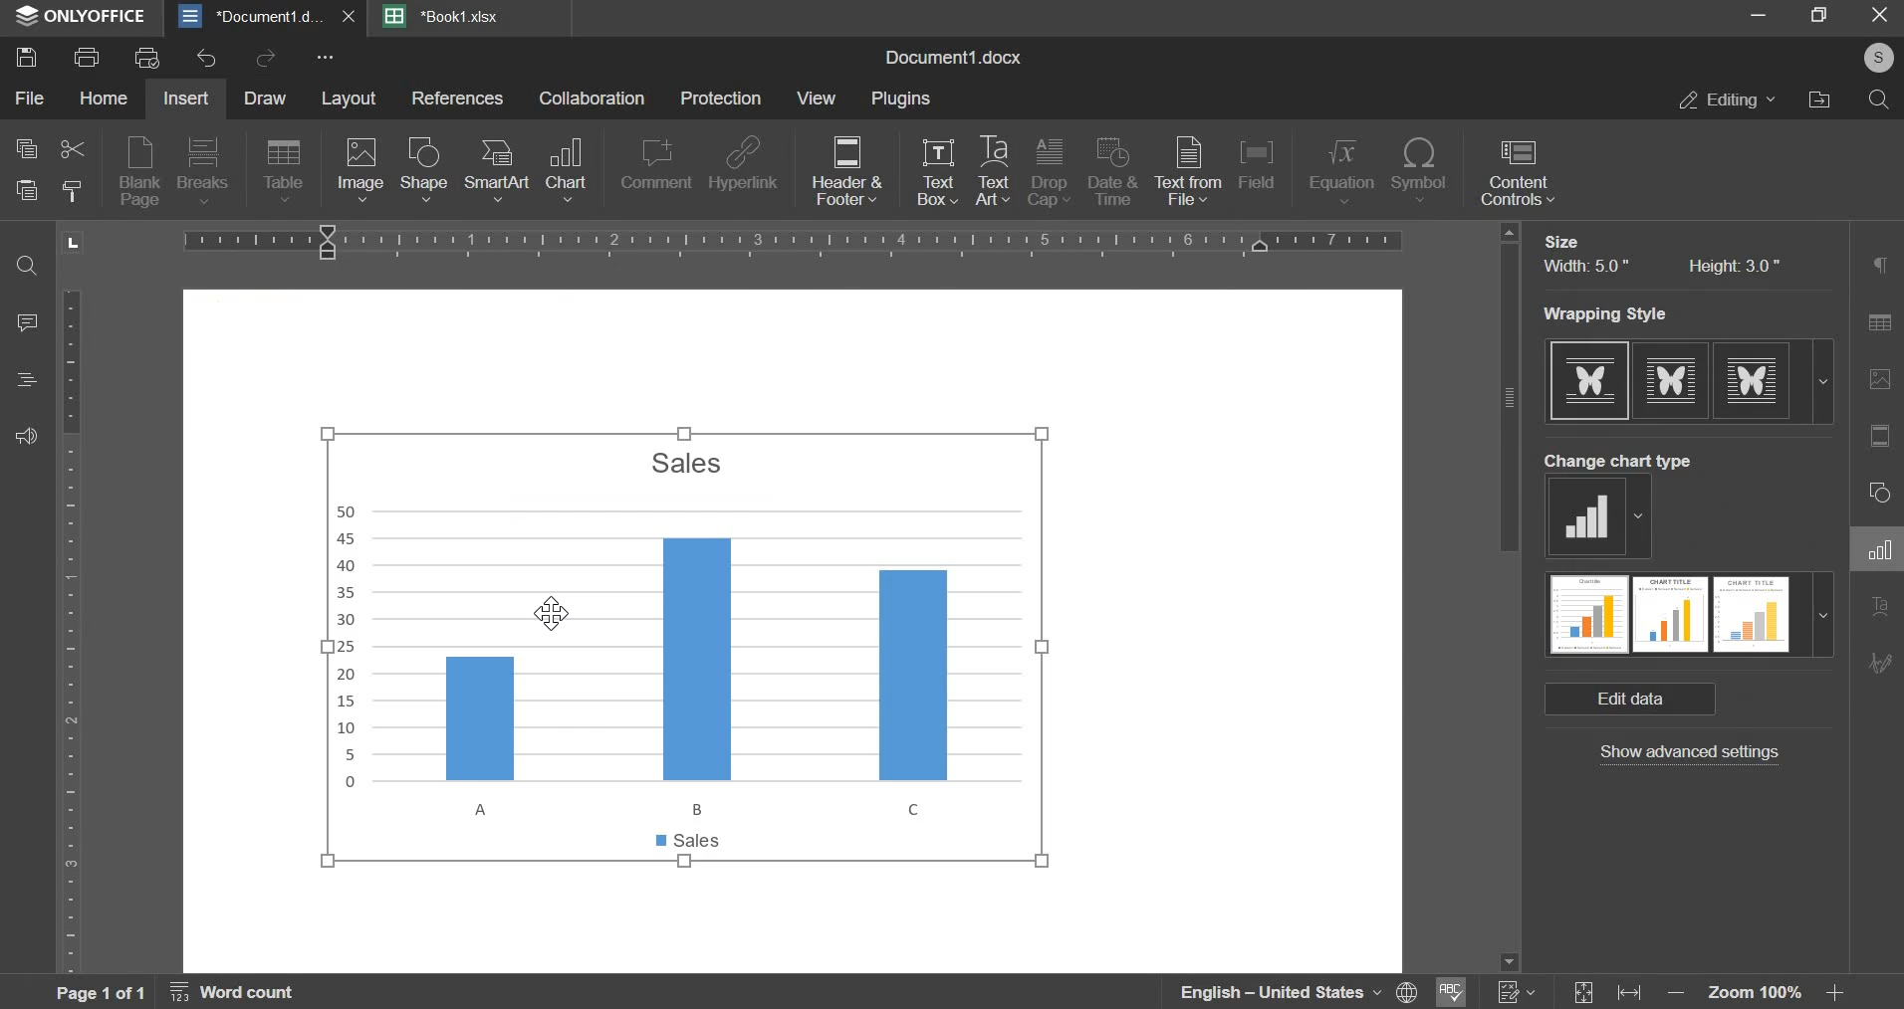  What do you see at coordinates (284, 173) in the screenshot?
I see `table` at bounding box center [284, 173].